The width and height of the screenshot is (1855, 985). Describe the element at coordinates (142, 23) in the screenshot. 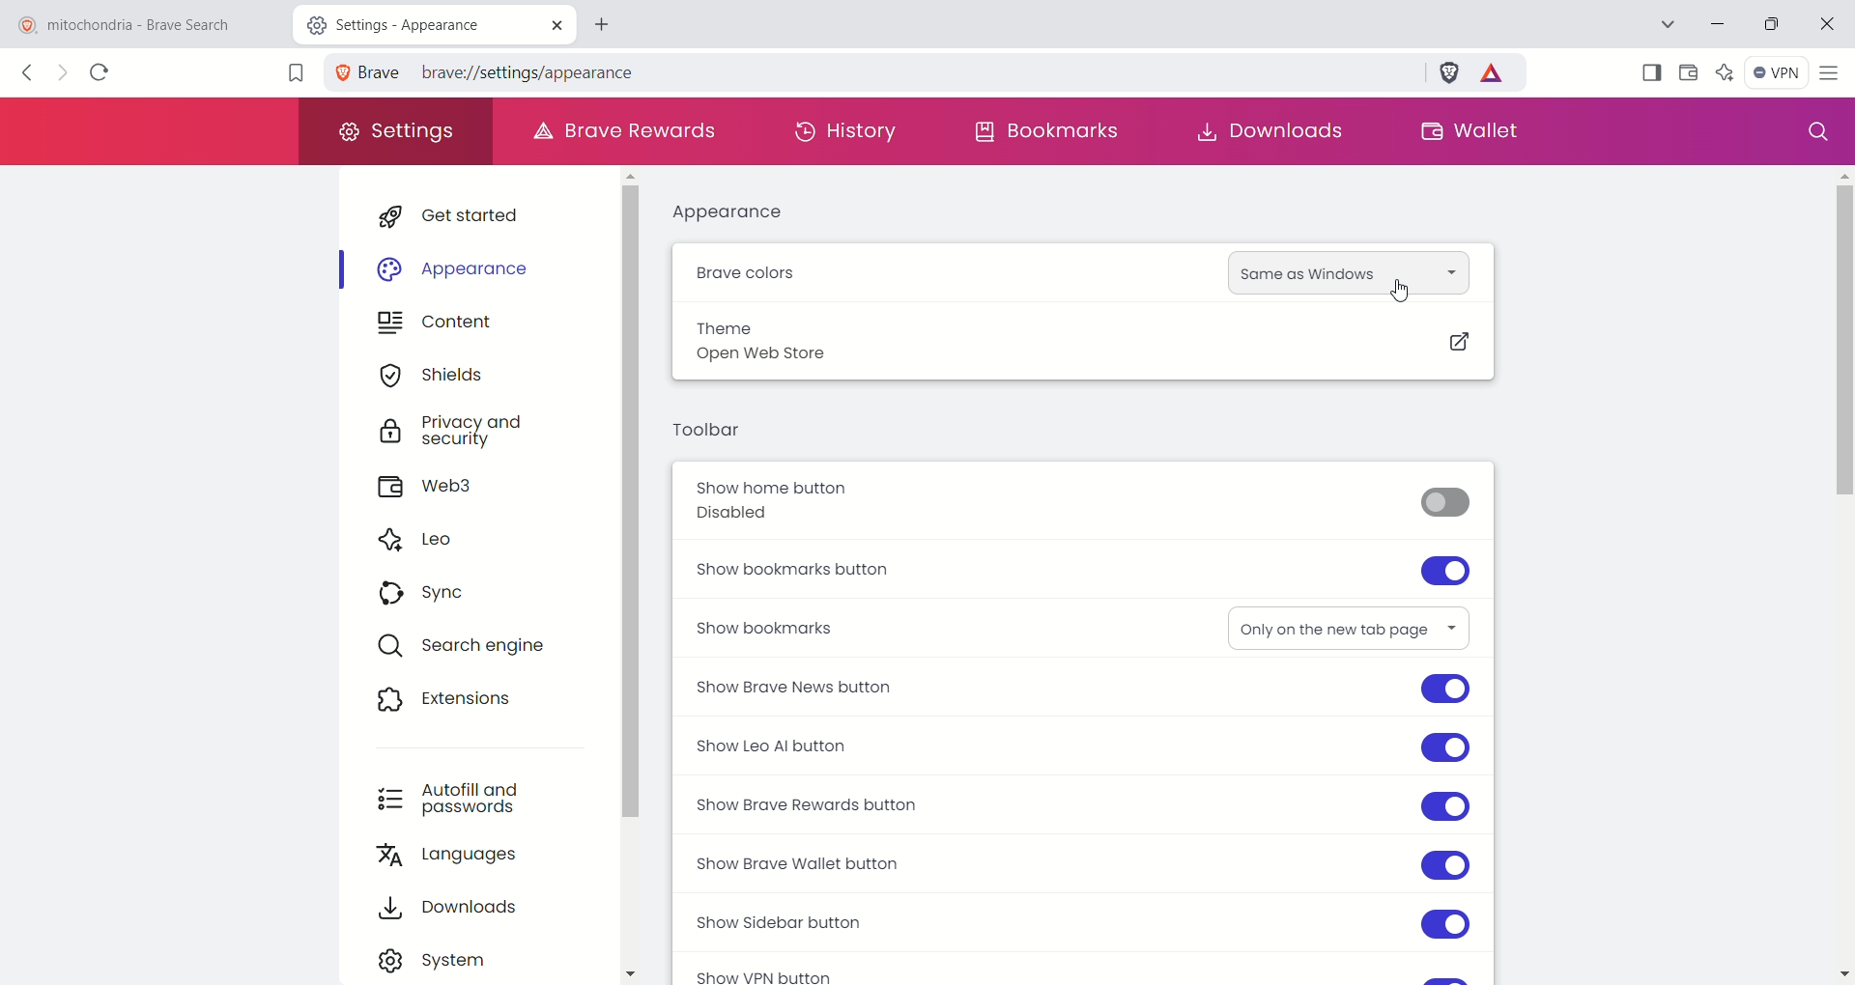

I see `mitochondria - brave search` at that location.